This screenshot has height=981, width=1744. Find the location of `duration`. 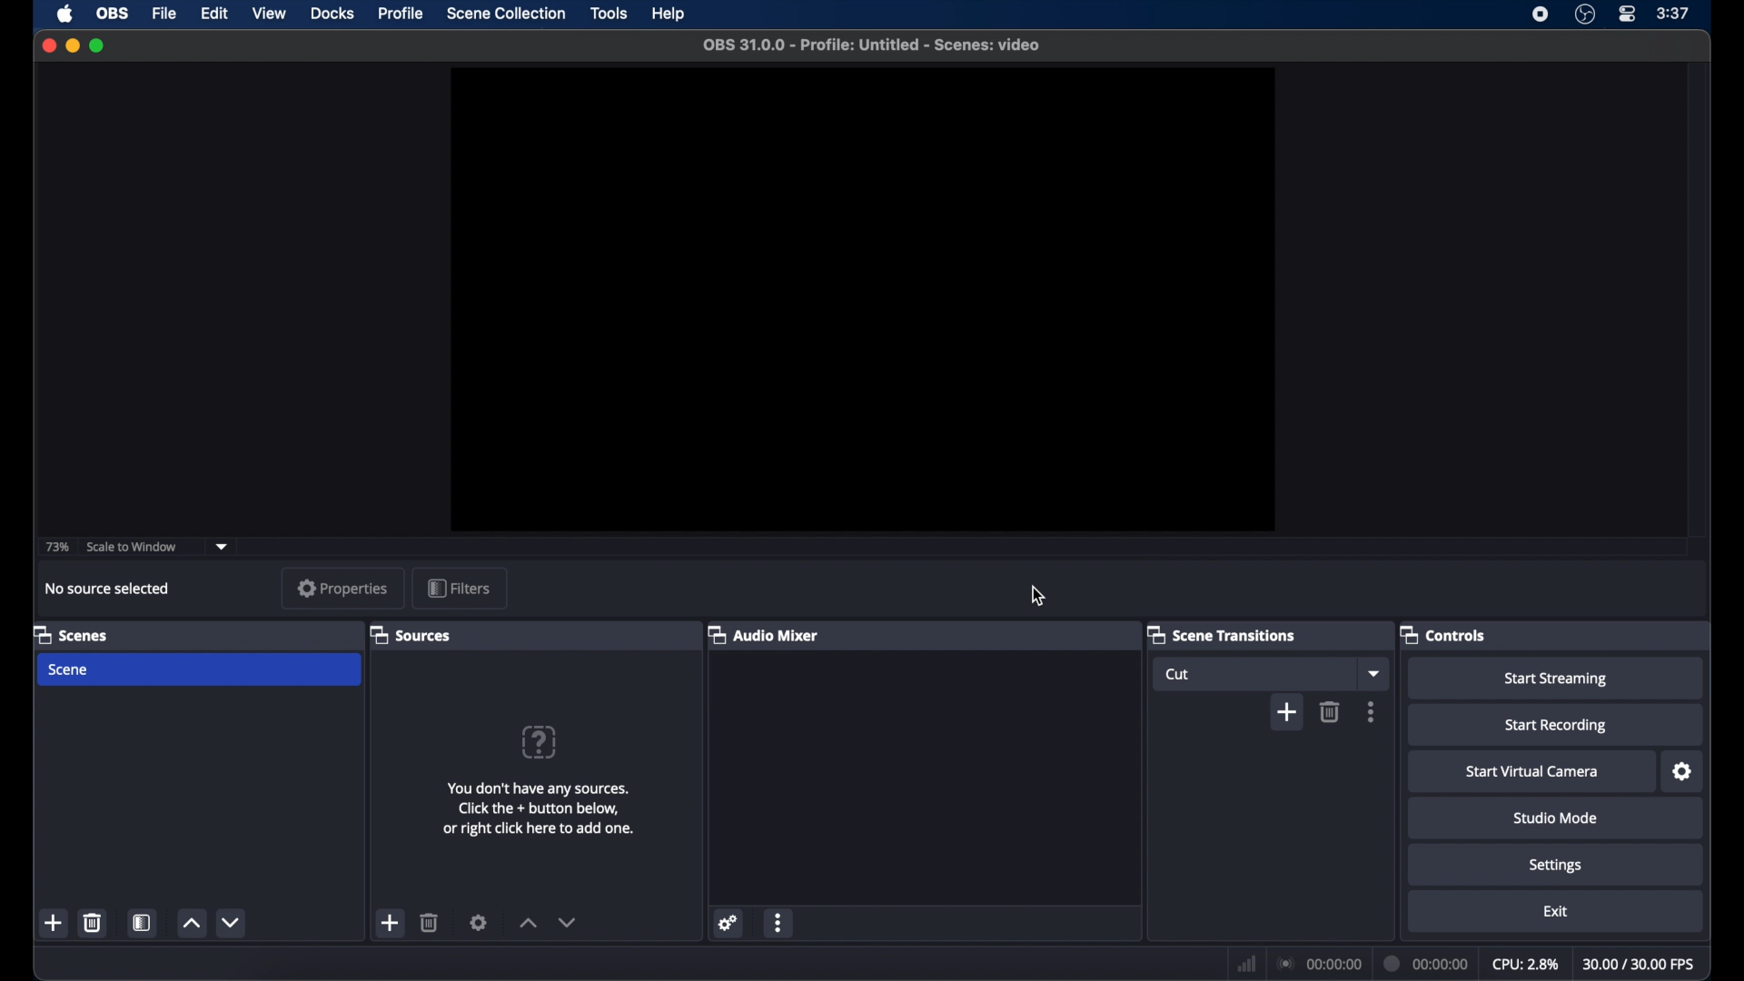

duration is located at coordinates (1428, 963).